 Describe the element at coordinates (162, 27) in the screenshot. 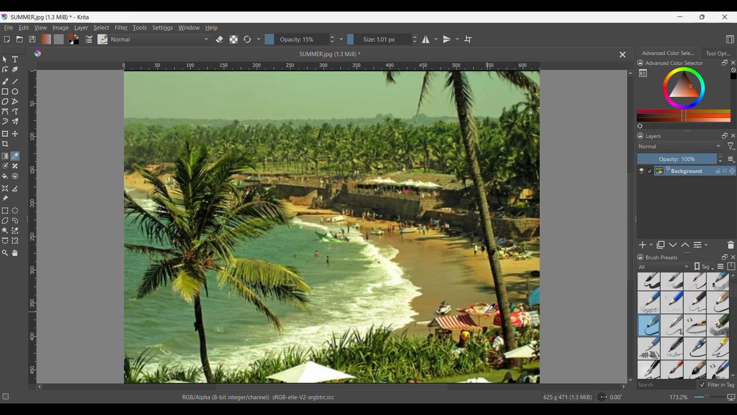

I see `Settings menu` at that location.